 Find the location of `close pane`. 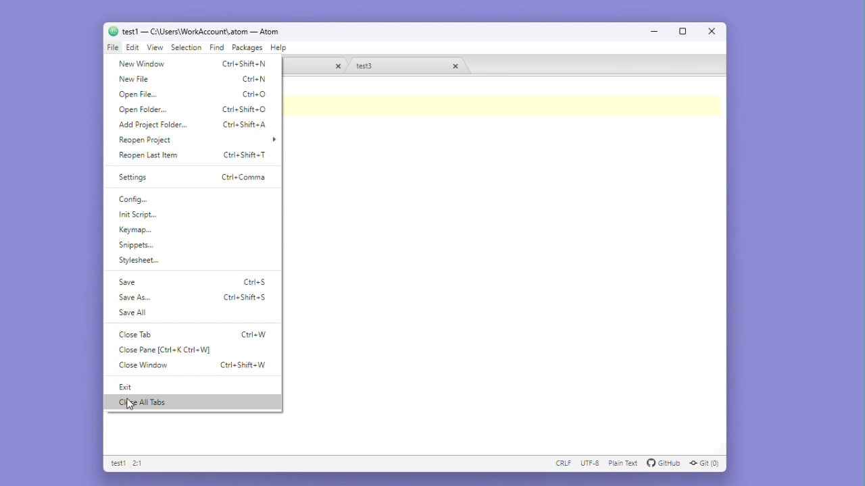

close pane is located at coordinates (169, 350).